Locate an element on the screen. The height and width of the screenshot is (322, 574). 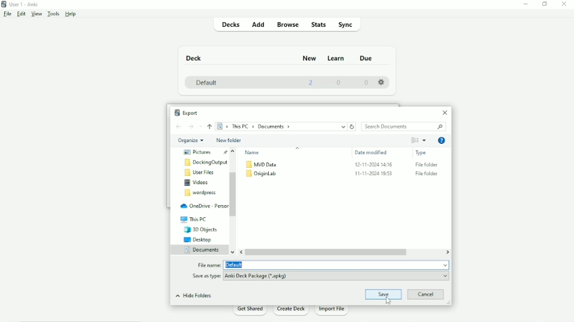
Add is located at coordinates (259, 24).